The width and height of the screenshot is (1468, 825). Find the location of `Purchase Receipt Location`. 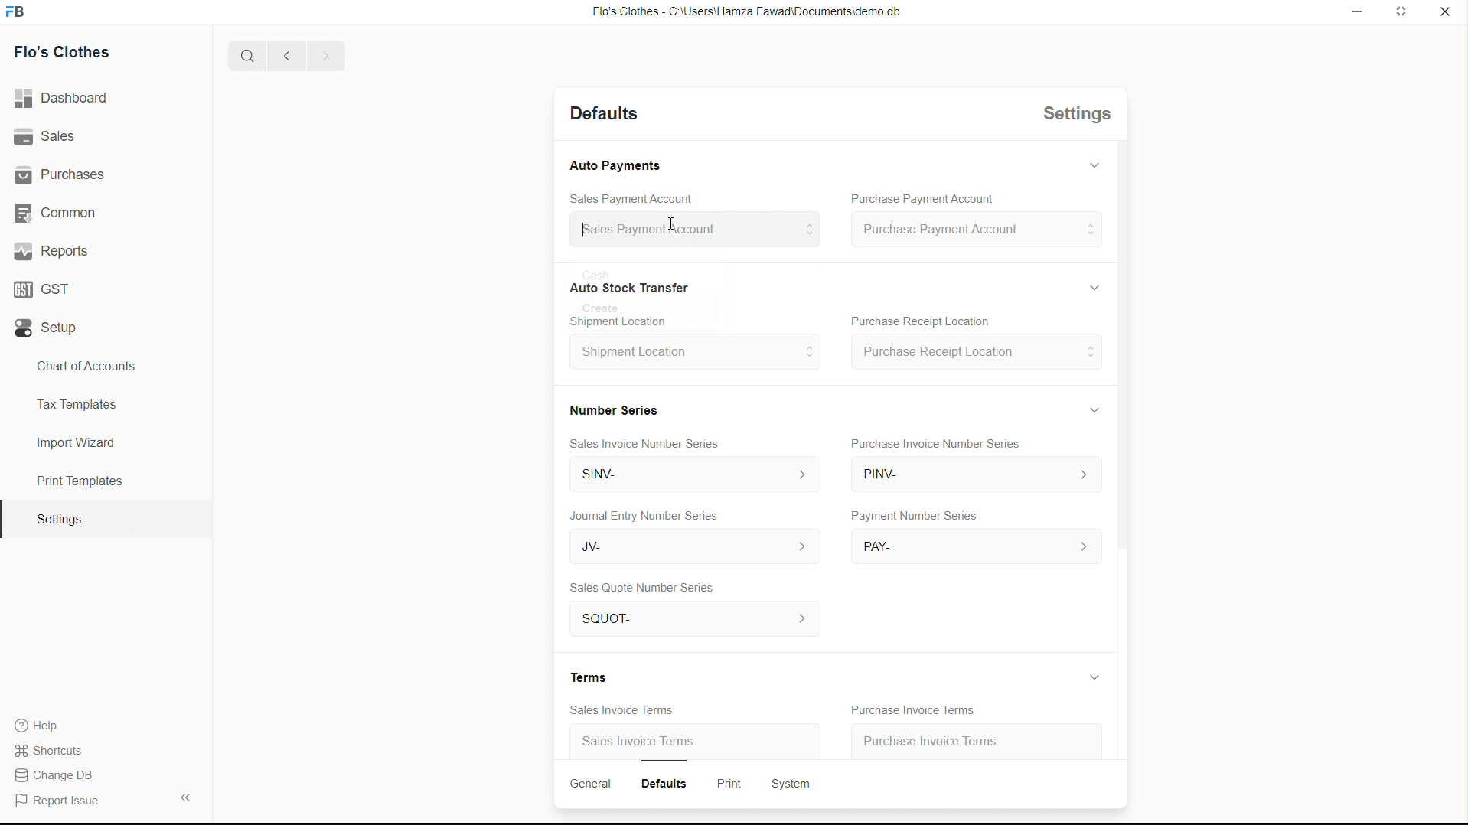

Purchase Receipt Location is located at coordinates (977, 351).